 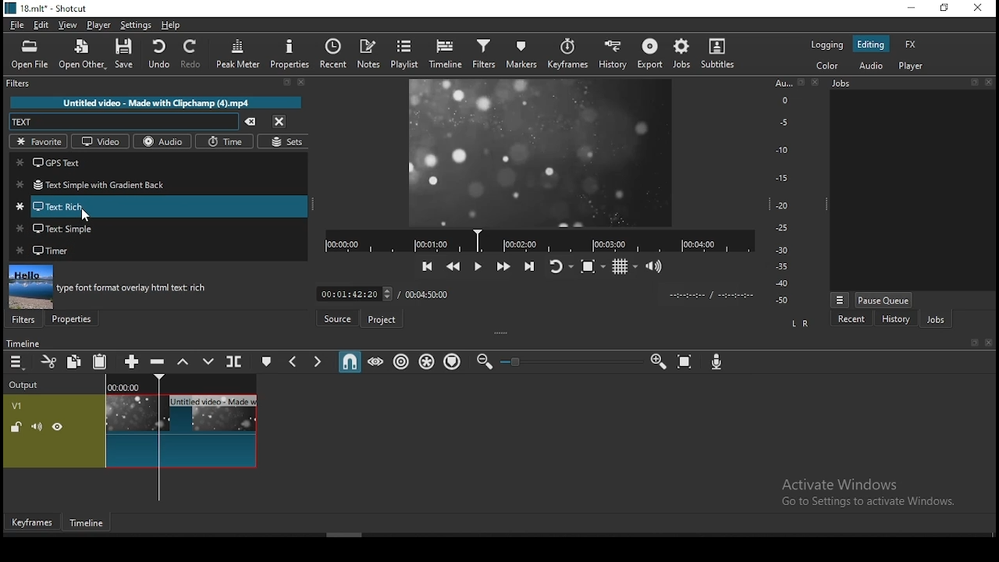 What do you see at coordinates (238, 53) in the screenshot?
I see `peak meter` at bounding box center [238, 53].